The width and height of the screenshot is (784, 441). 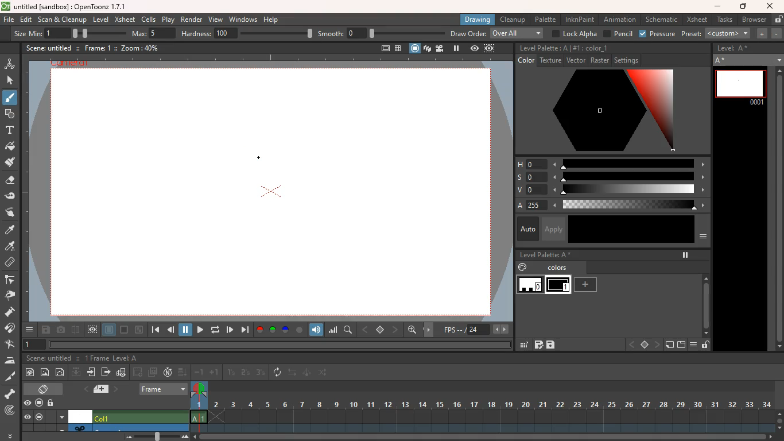 I want to click on menu, so click(x=61, y=416).